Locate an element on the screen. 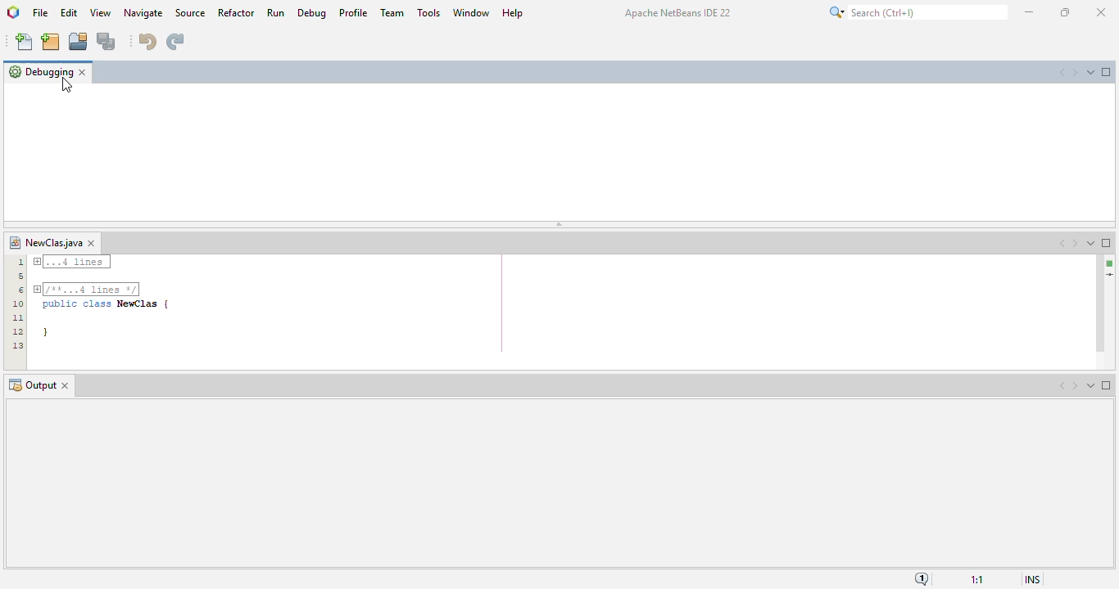 The height and width of the screenshot is (589, 1119). output window is located at coordinates (553, 483).